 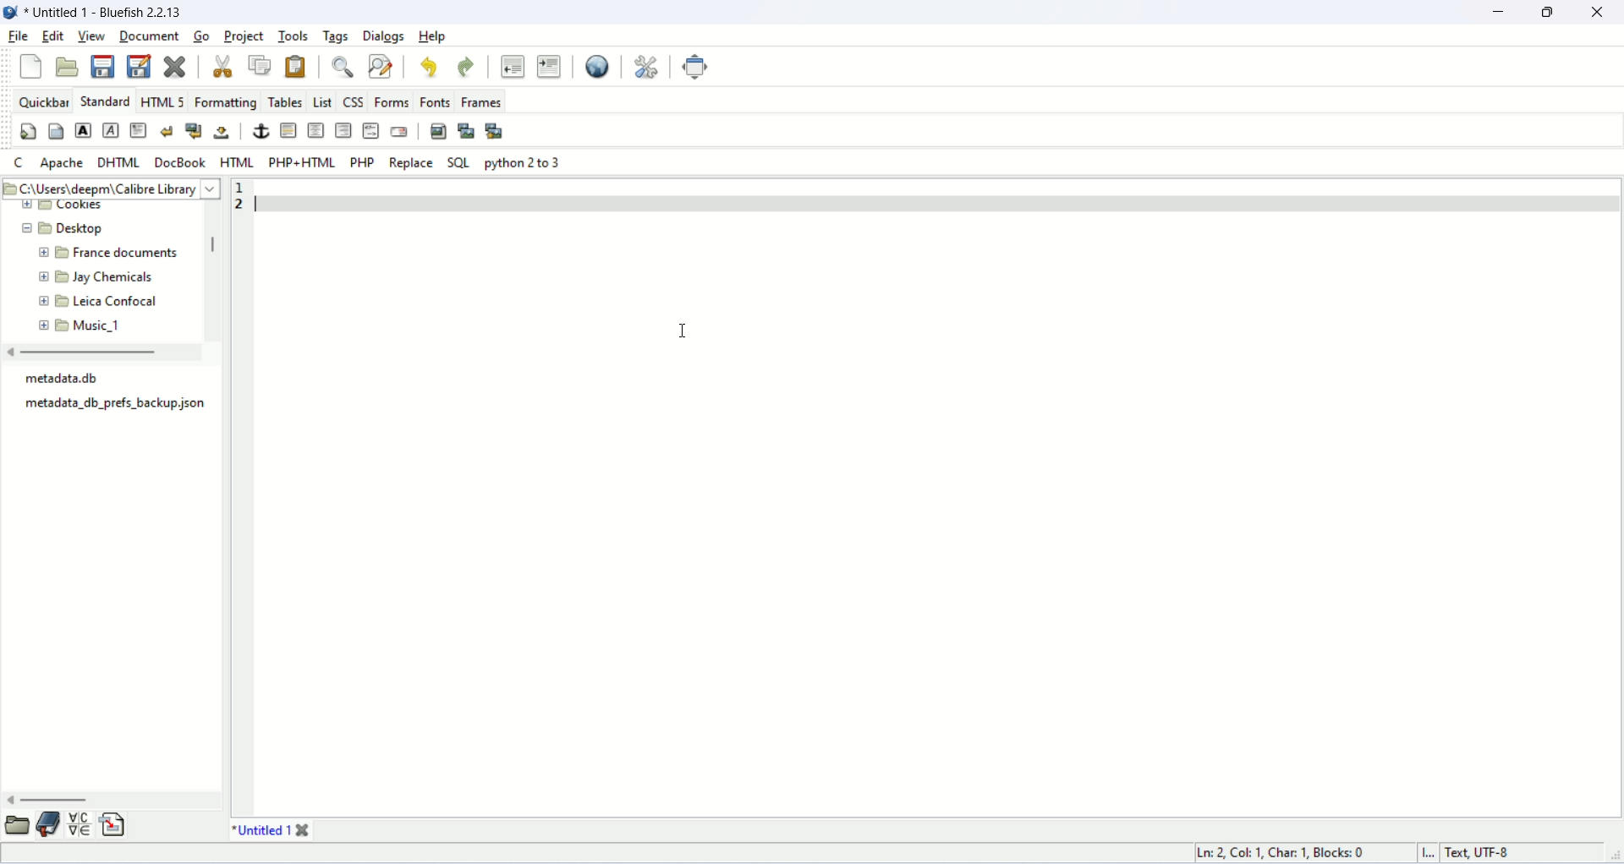 What do you see at coordinates (227, 102) in the screenshot?
I see `Formatting` at bounding box center [227, 102].